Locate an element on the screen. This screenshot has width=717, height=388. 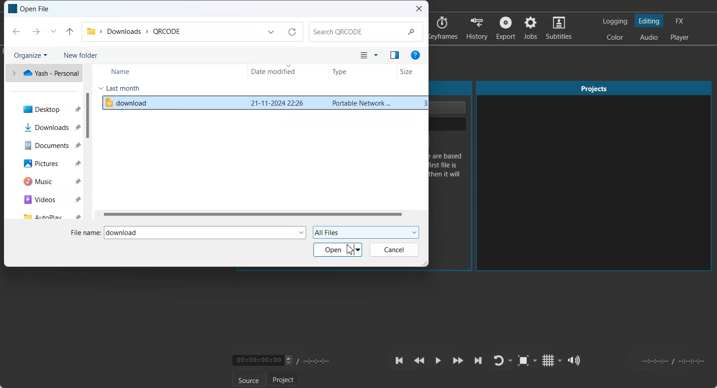
Close is located at coordinates (419, 9).